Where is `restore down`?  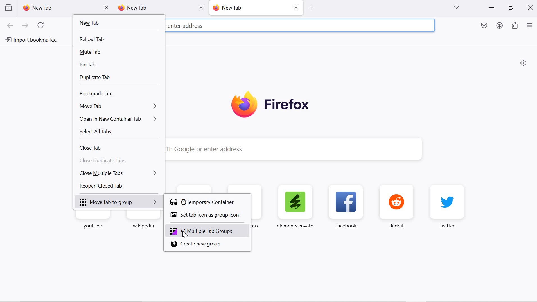 restore down is located at coordinates (511, 8).